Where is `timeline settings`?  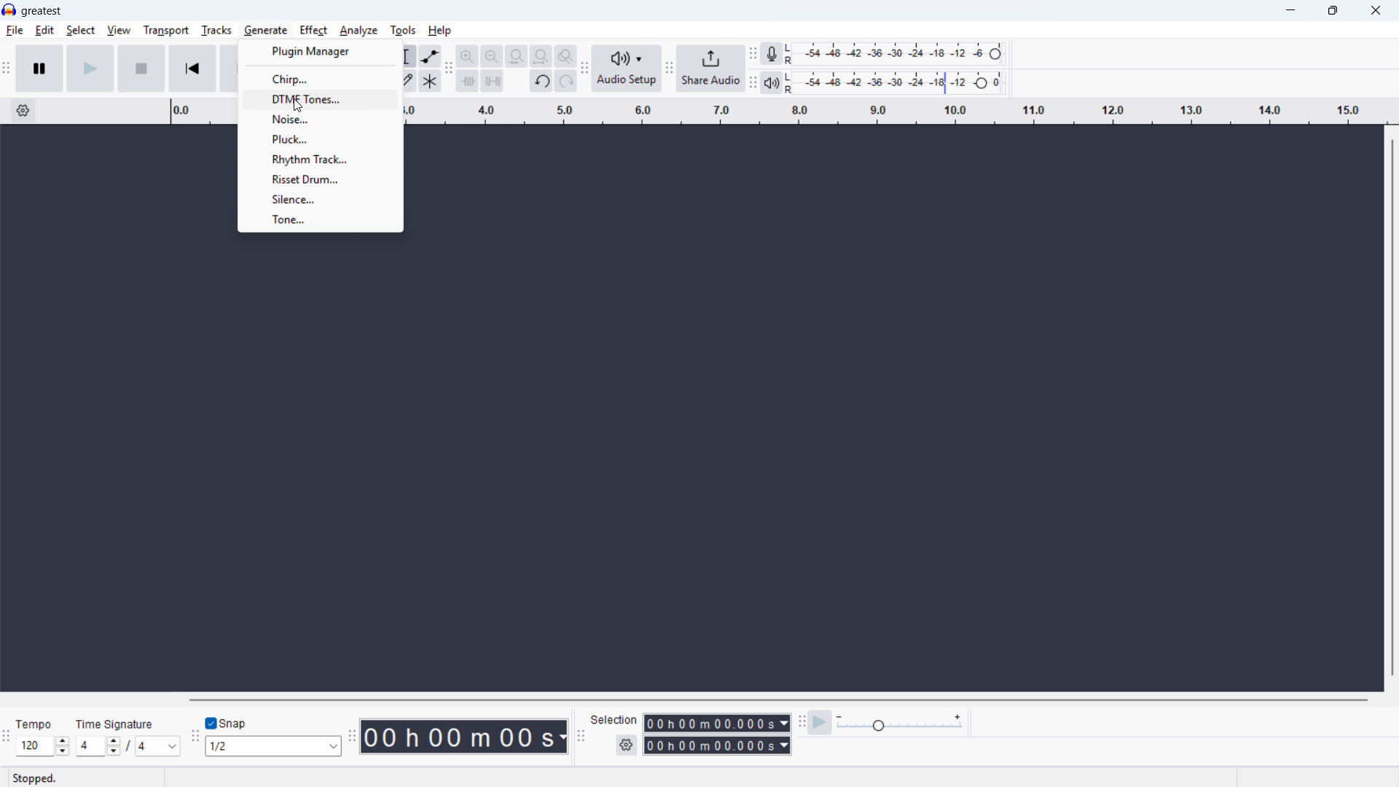 timeline settings is located at coordinates (24, 111).